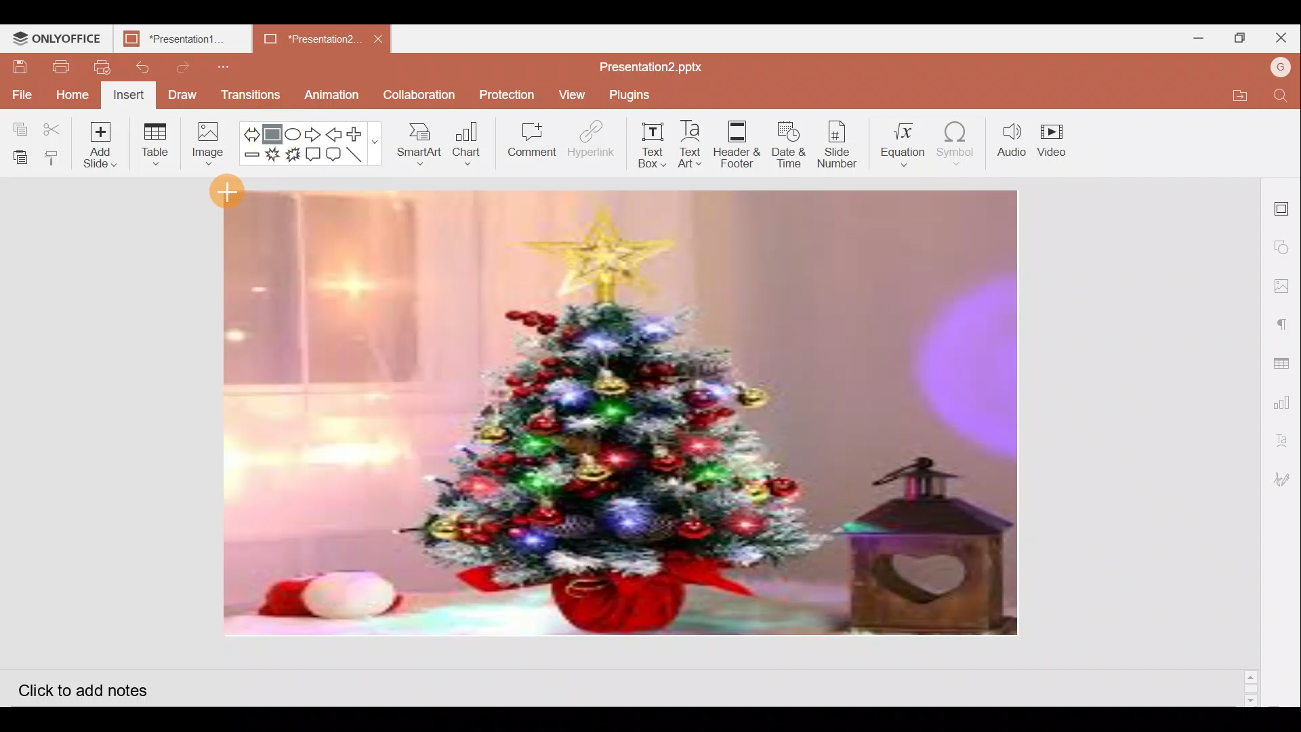  Describe the element at coordinates (1285, 243) in the screenshot. I see `Shape settings` at that location.